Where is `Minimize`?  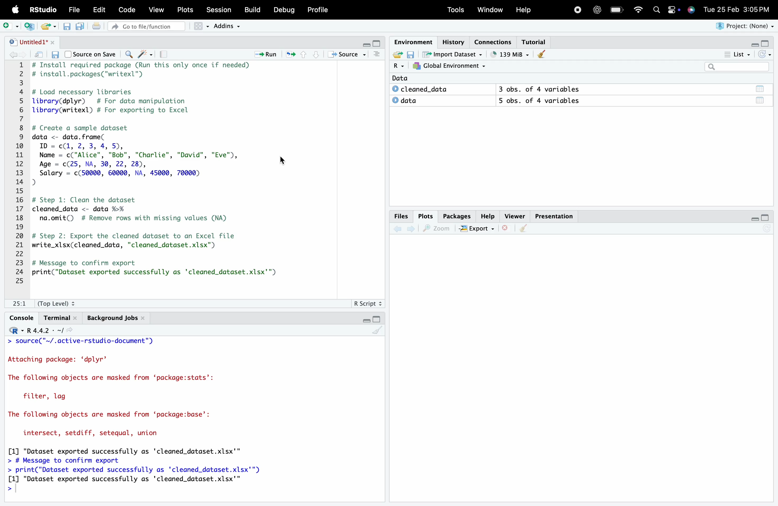
Minimize is located at coordinates (367, 45).